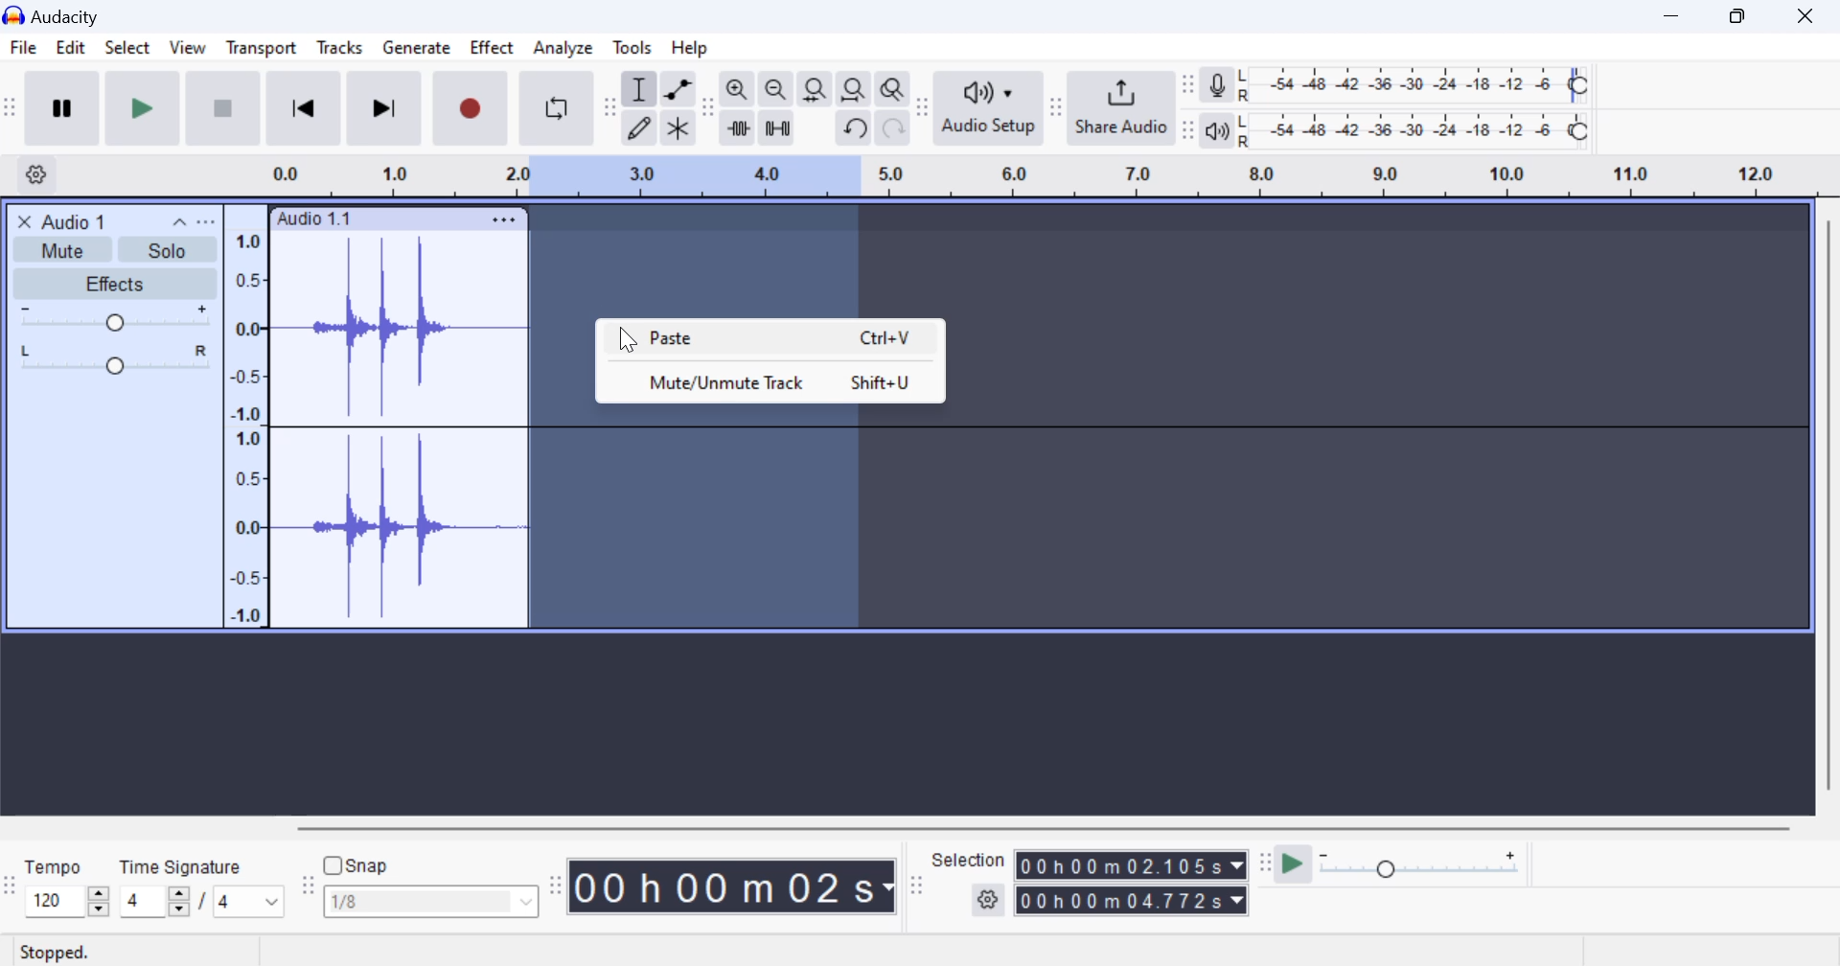 The height and width of the screenshot is (966, 1840). Describe the element at coordinates (504, 219) in the screenshot. I see `Clip Settings` at that location.